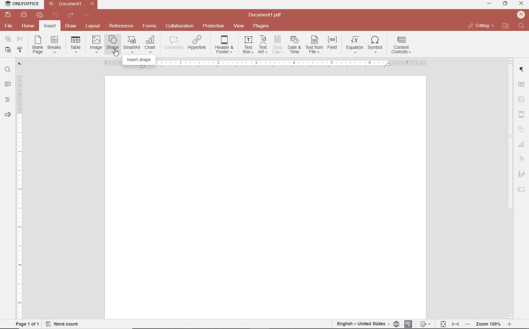 Image resolution: width=529 pixels, height=329 pixels. Describe the element at coordinates (522, 100) in the screenshot. I see `IMAGE` at that location.